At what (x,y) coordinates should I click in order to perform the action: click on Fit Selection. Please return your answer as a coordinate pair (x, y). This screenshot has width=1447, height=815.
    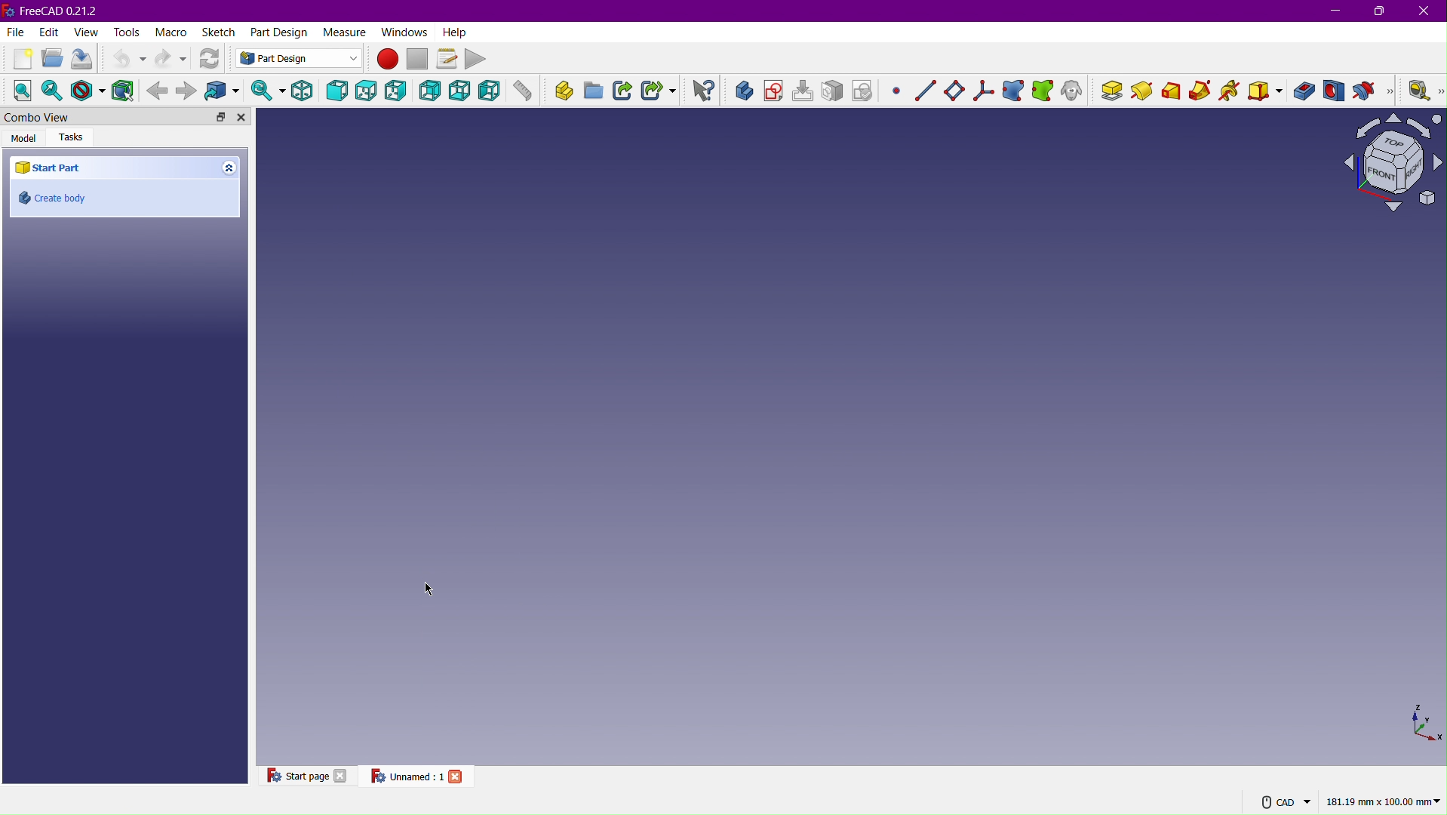
    Looking at the image, I should click on (54, 91).